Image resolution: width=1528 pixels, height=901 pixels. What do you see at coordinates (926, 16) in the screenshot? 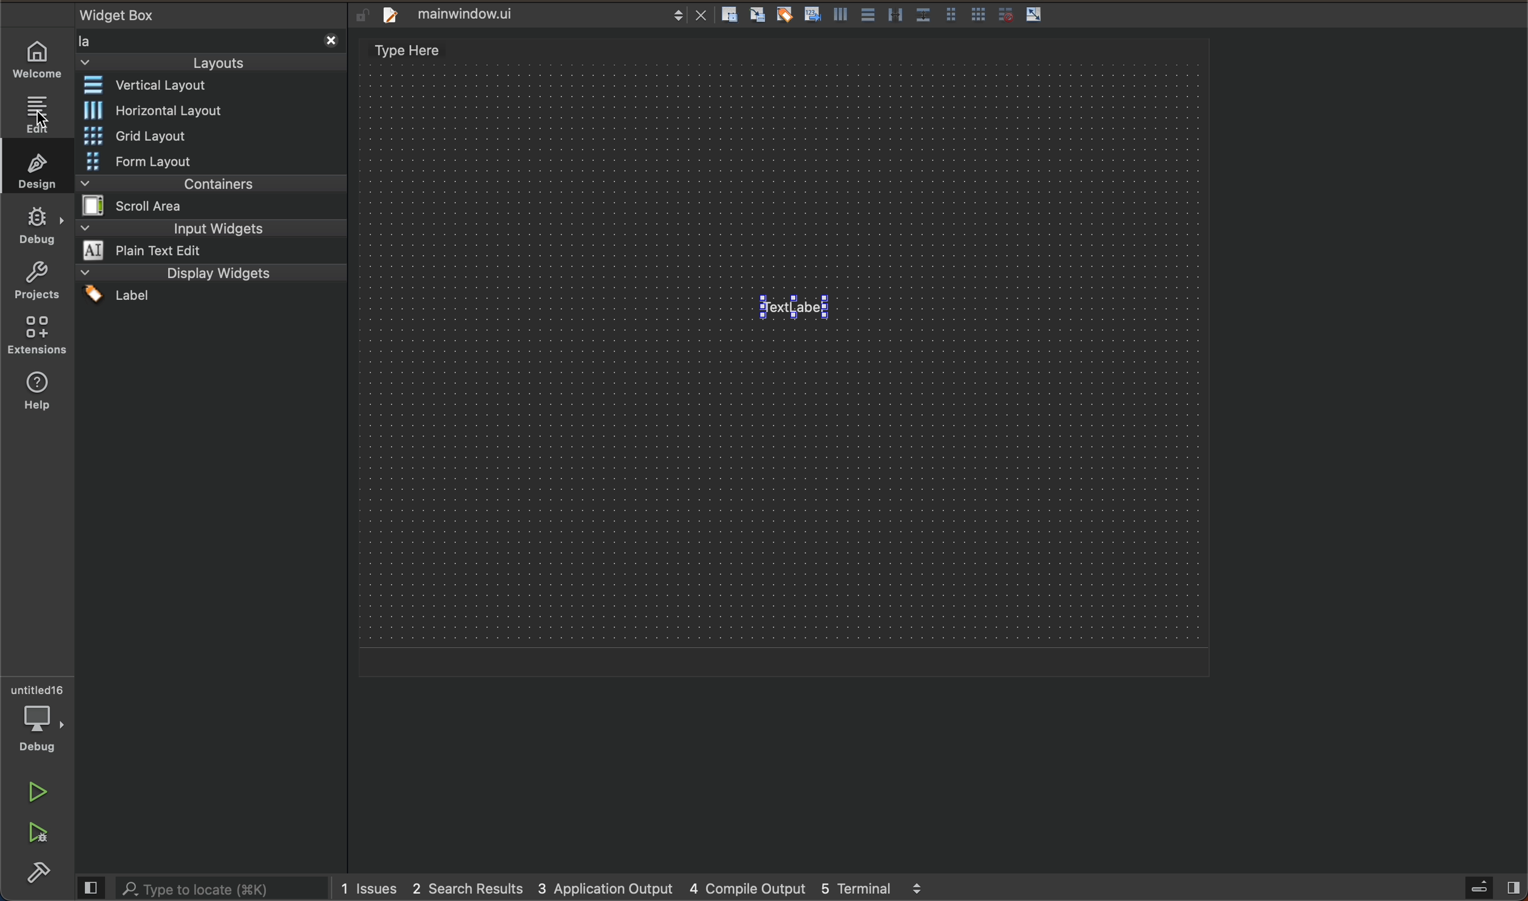
I see `Vertical splitter` at bounding box center [926, 16].